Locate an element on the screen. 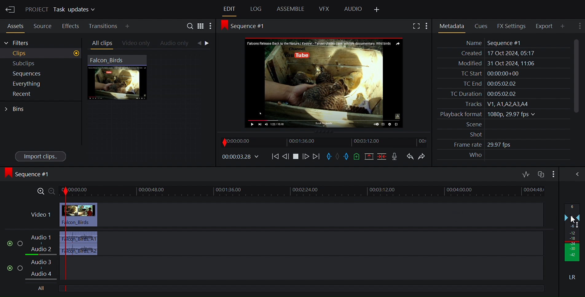 This screenshot has height=297, width=585. Show settings menu is located at coordinates (211, 25).